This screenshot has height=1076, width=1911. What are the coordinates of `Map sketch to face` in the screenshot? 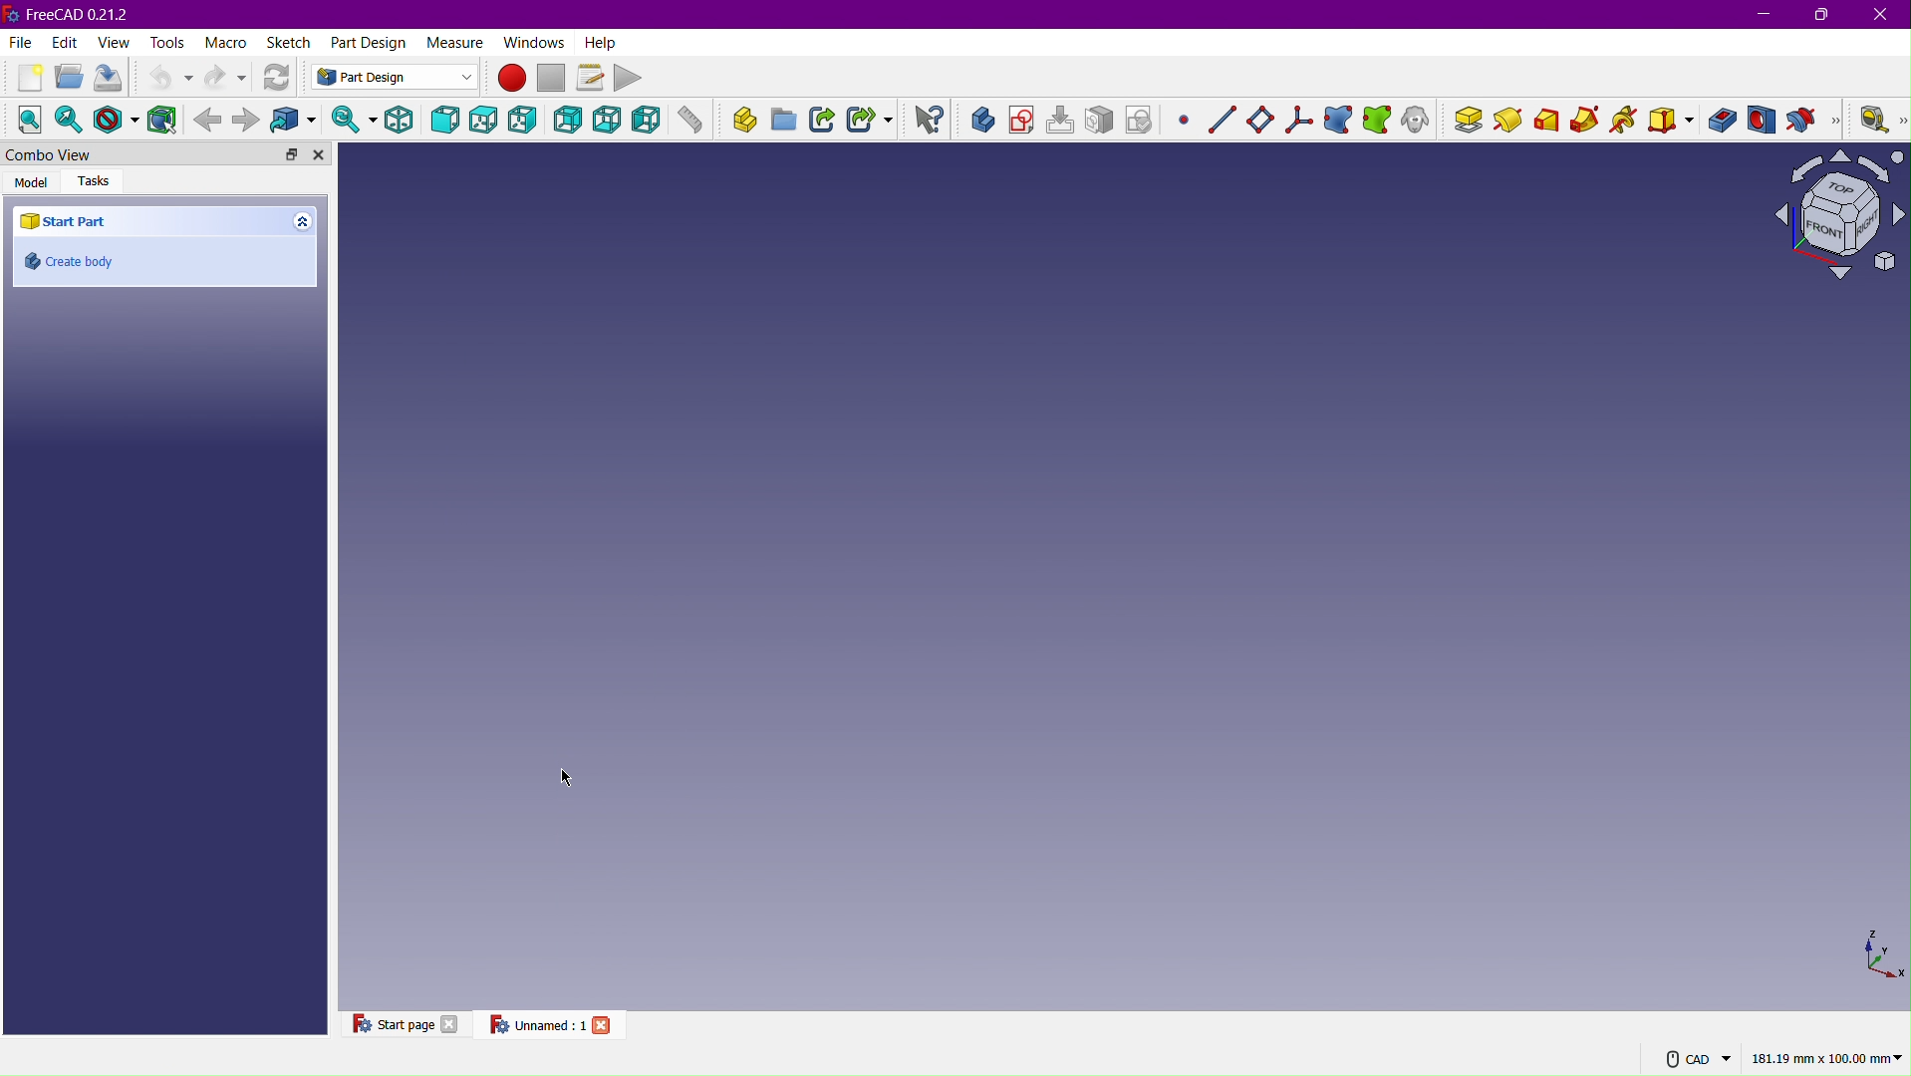 It's located at (1102, 120).